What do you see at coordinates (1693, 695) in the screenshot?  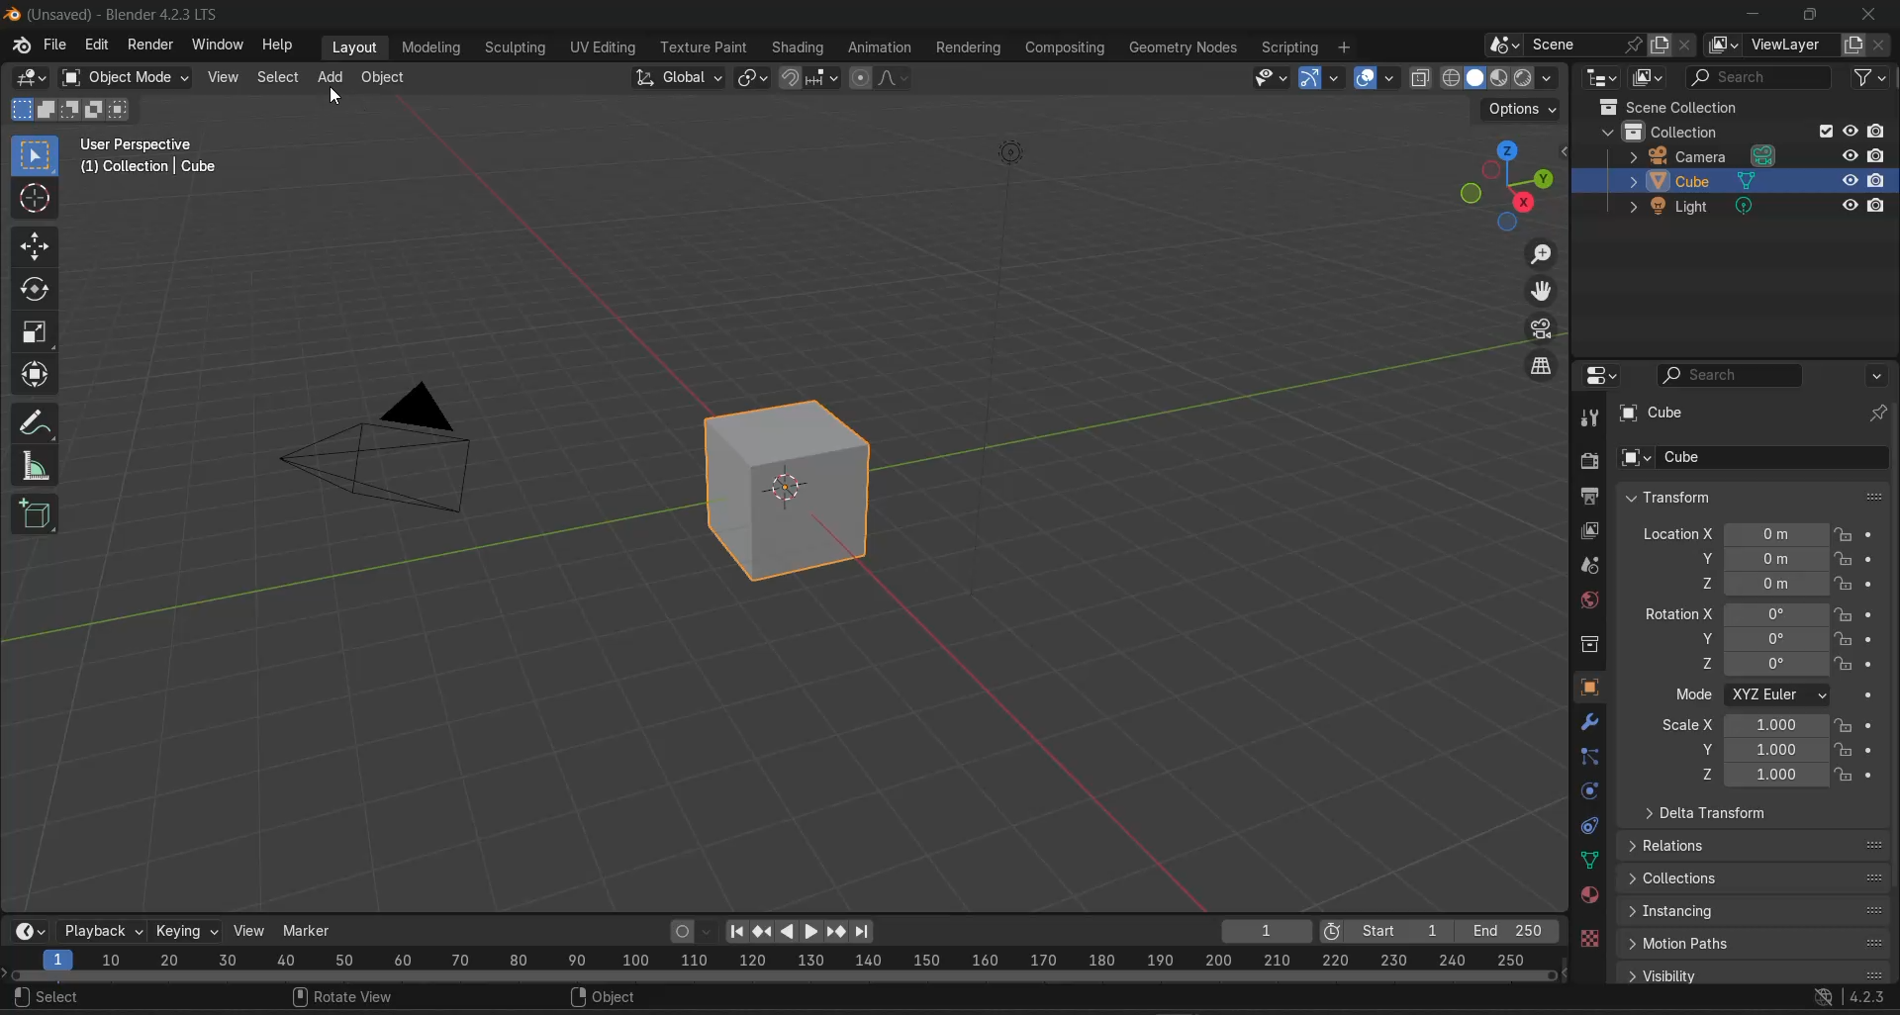 I see `mode` at bounding box center [1693, 695].